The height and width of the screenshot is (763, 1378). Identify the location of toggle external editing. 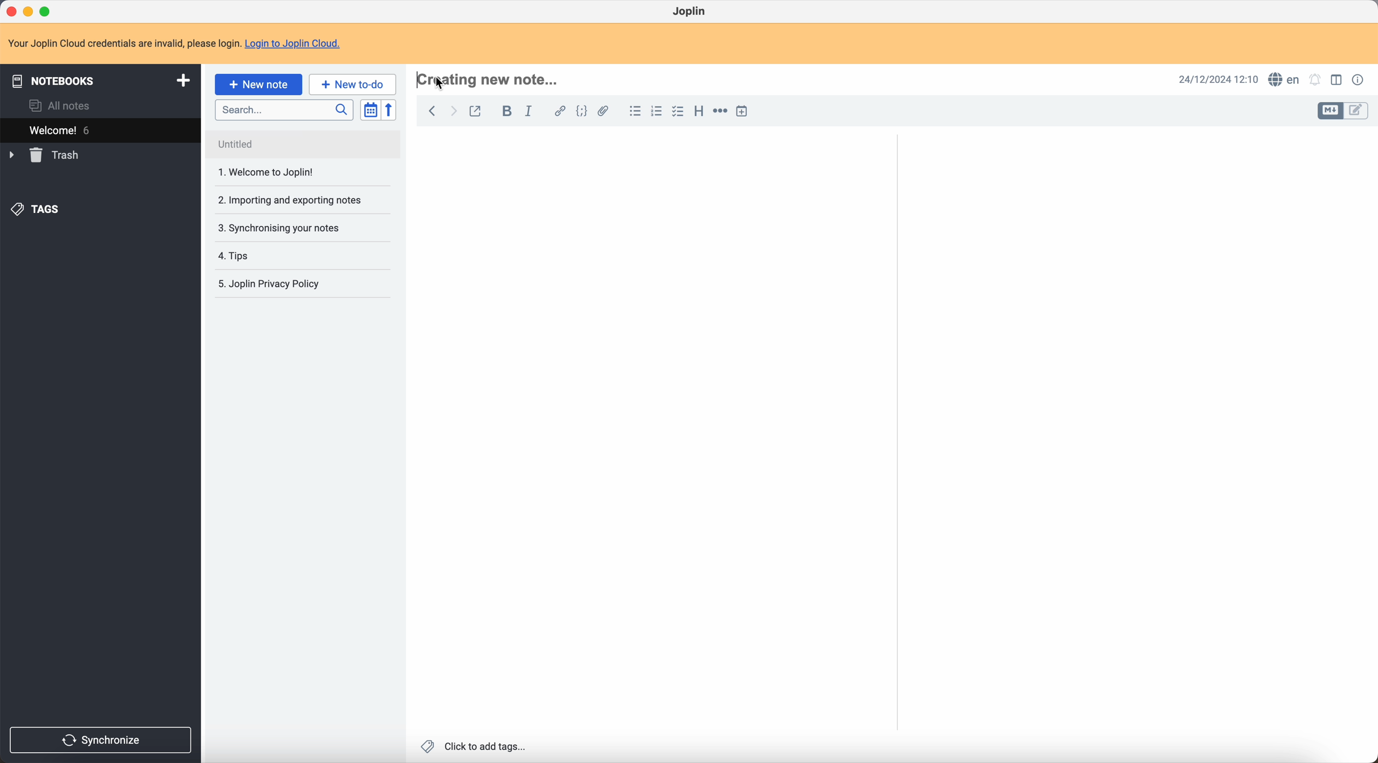
(477, 114).